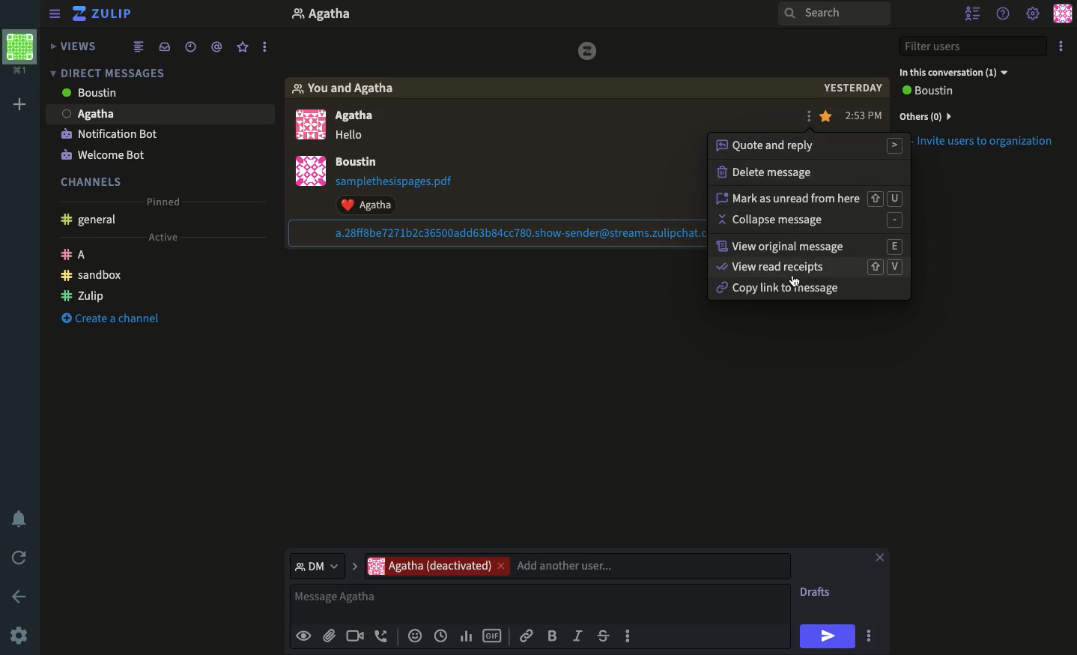  What do you see at coordinates (834, 14) in the screenshot?
I see `Search` at bounding box center [834, 14].